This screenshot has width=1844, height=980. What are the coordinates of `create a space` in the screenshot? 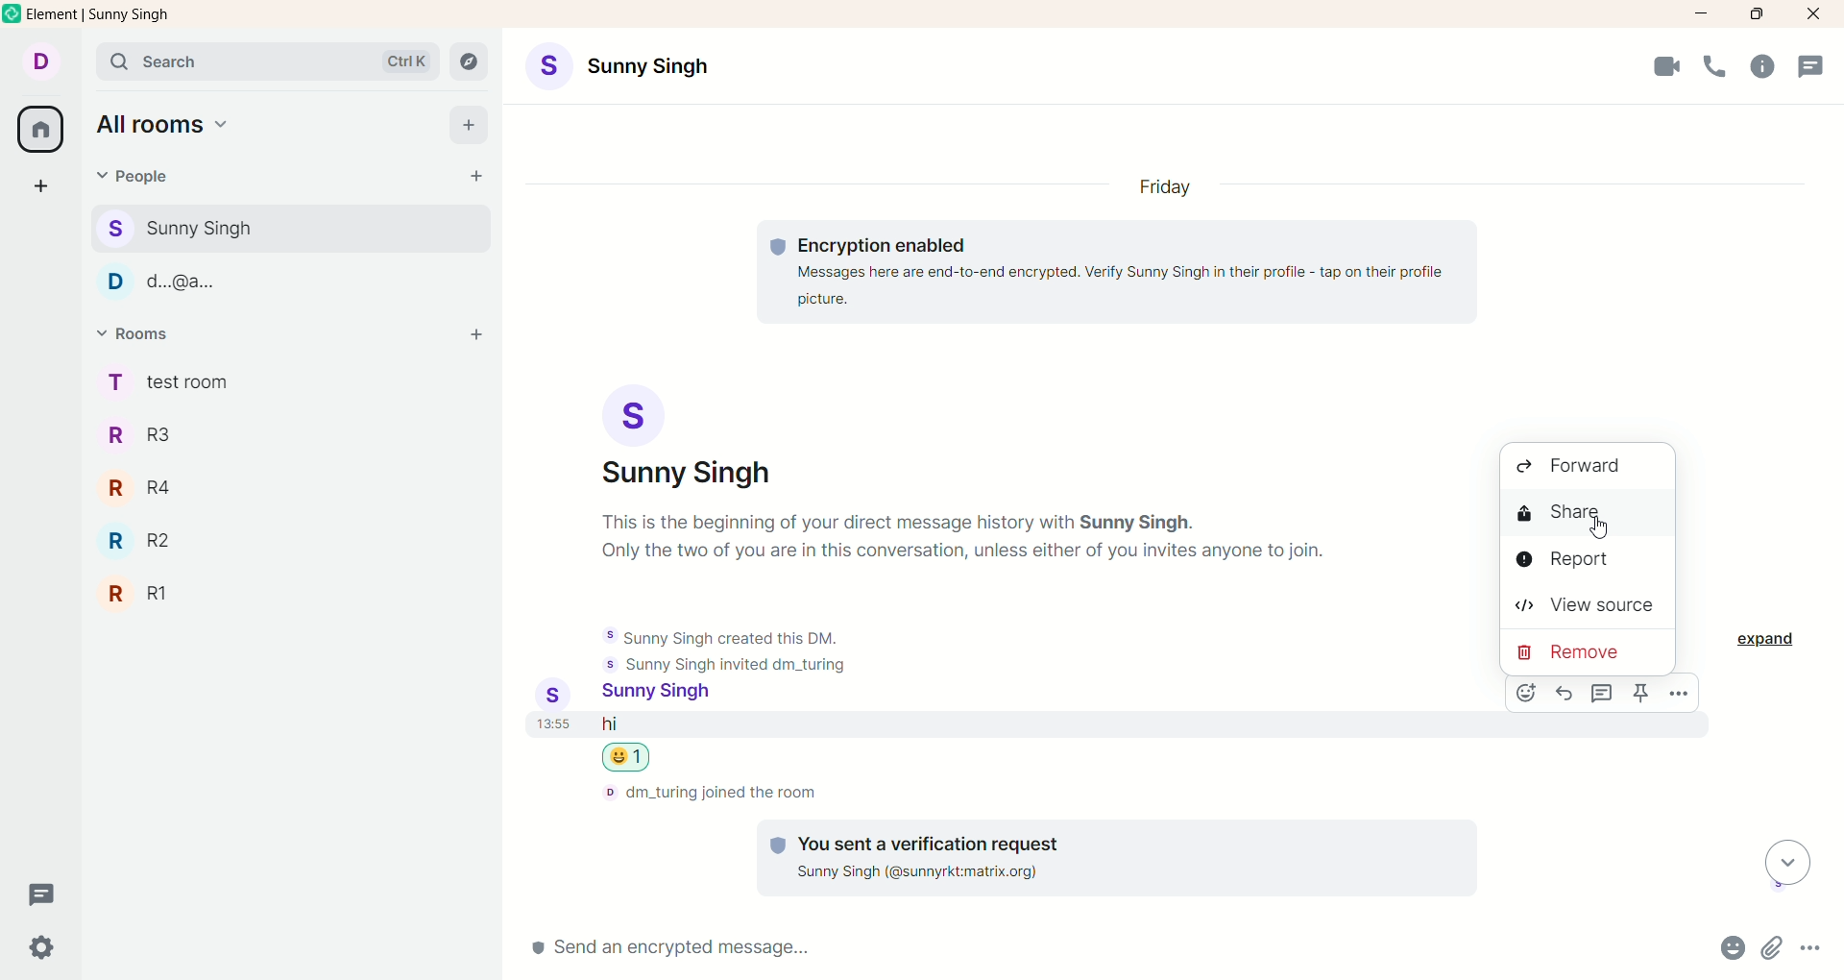 It's located at (43, 190).